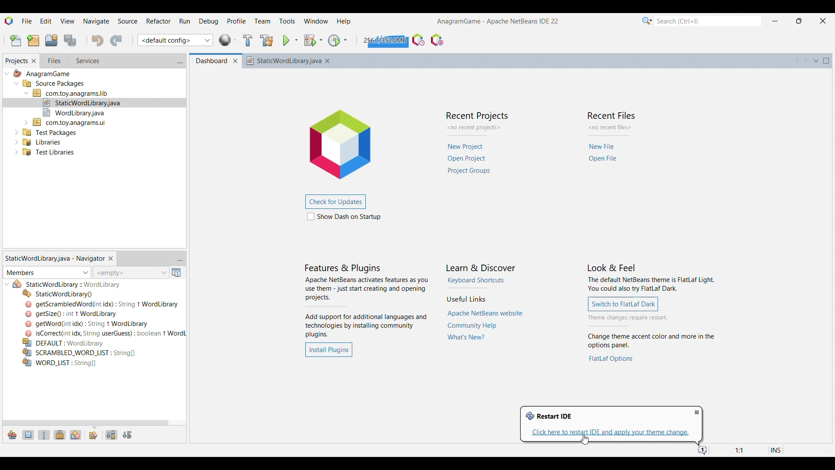 This screenshot has width=835, height=470. What do you see at coordinates (96, 20) in the screenshot?
I see `Navigate menu` at bounding box center [96, 20].